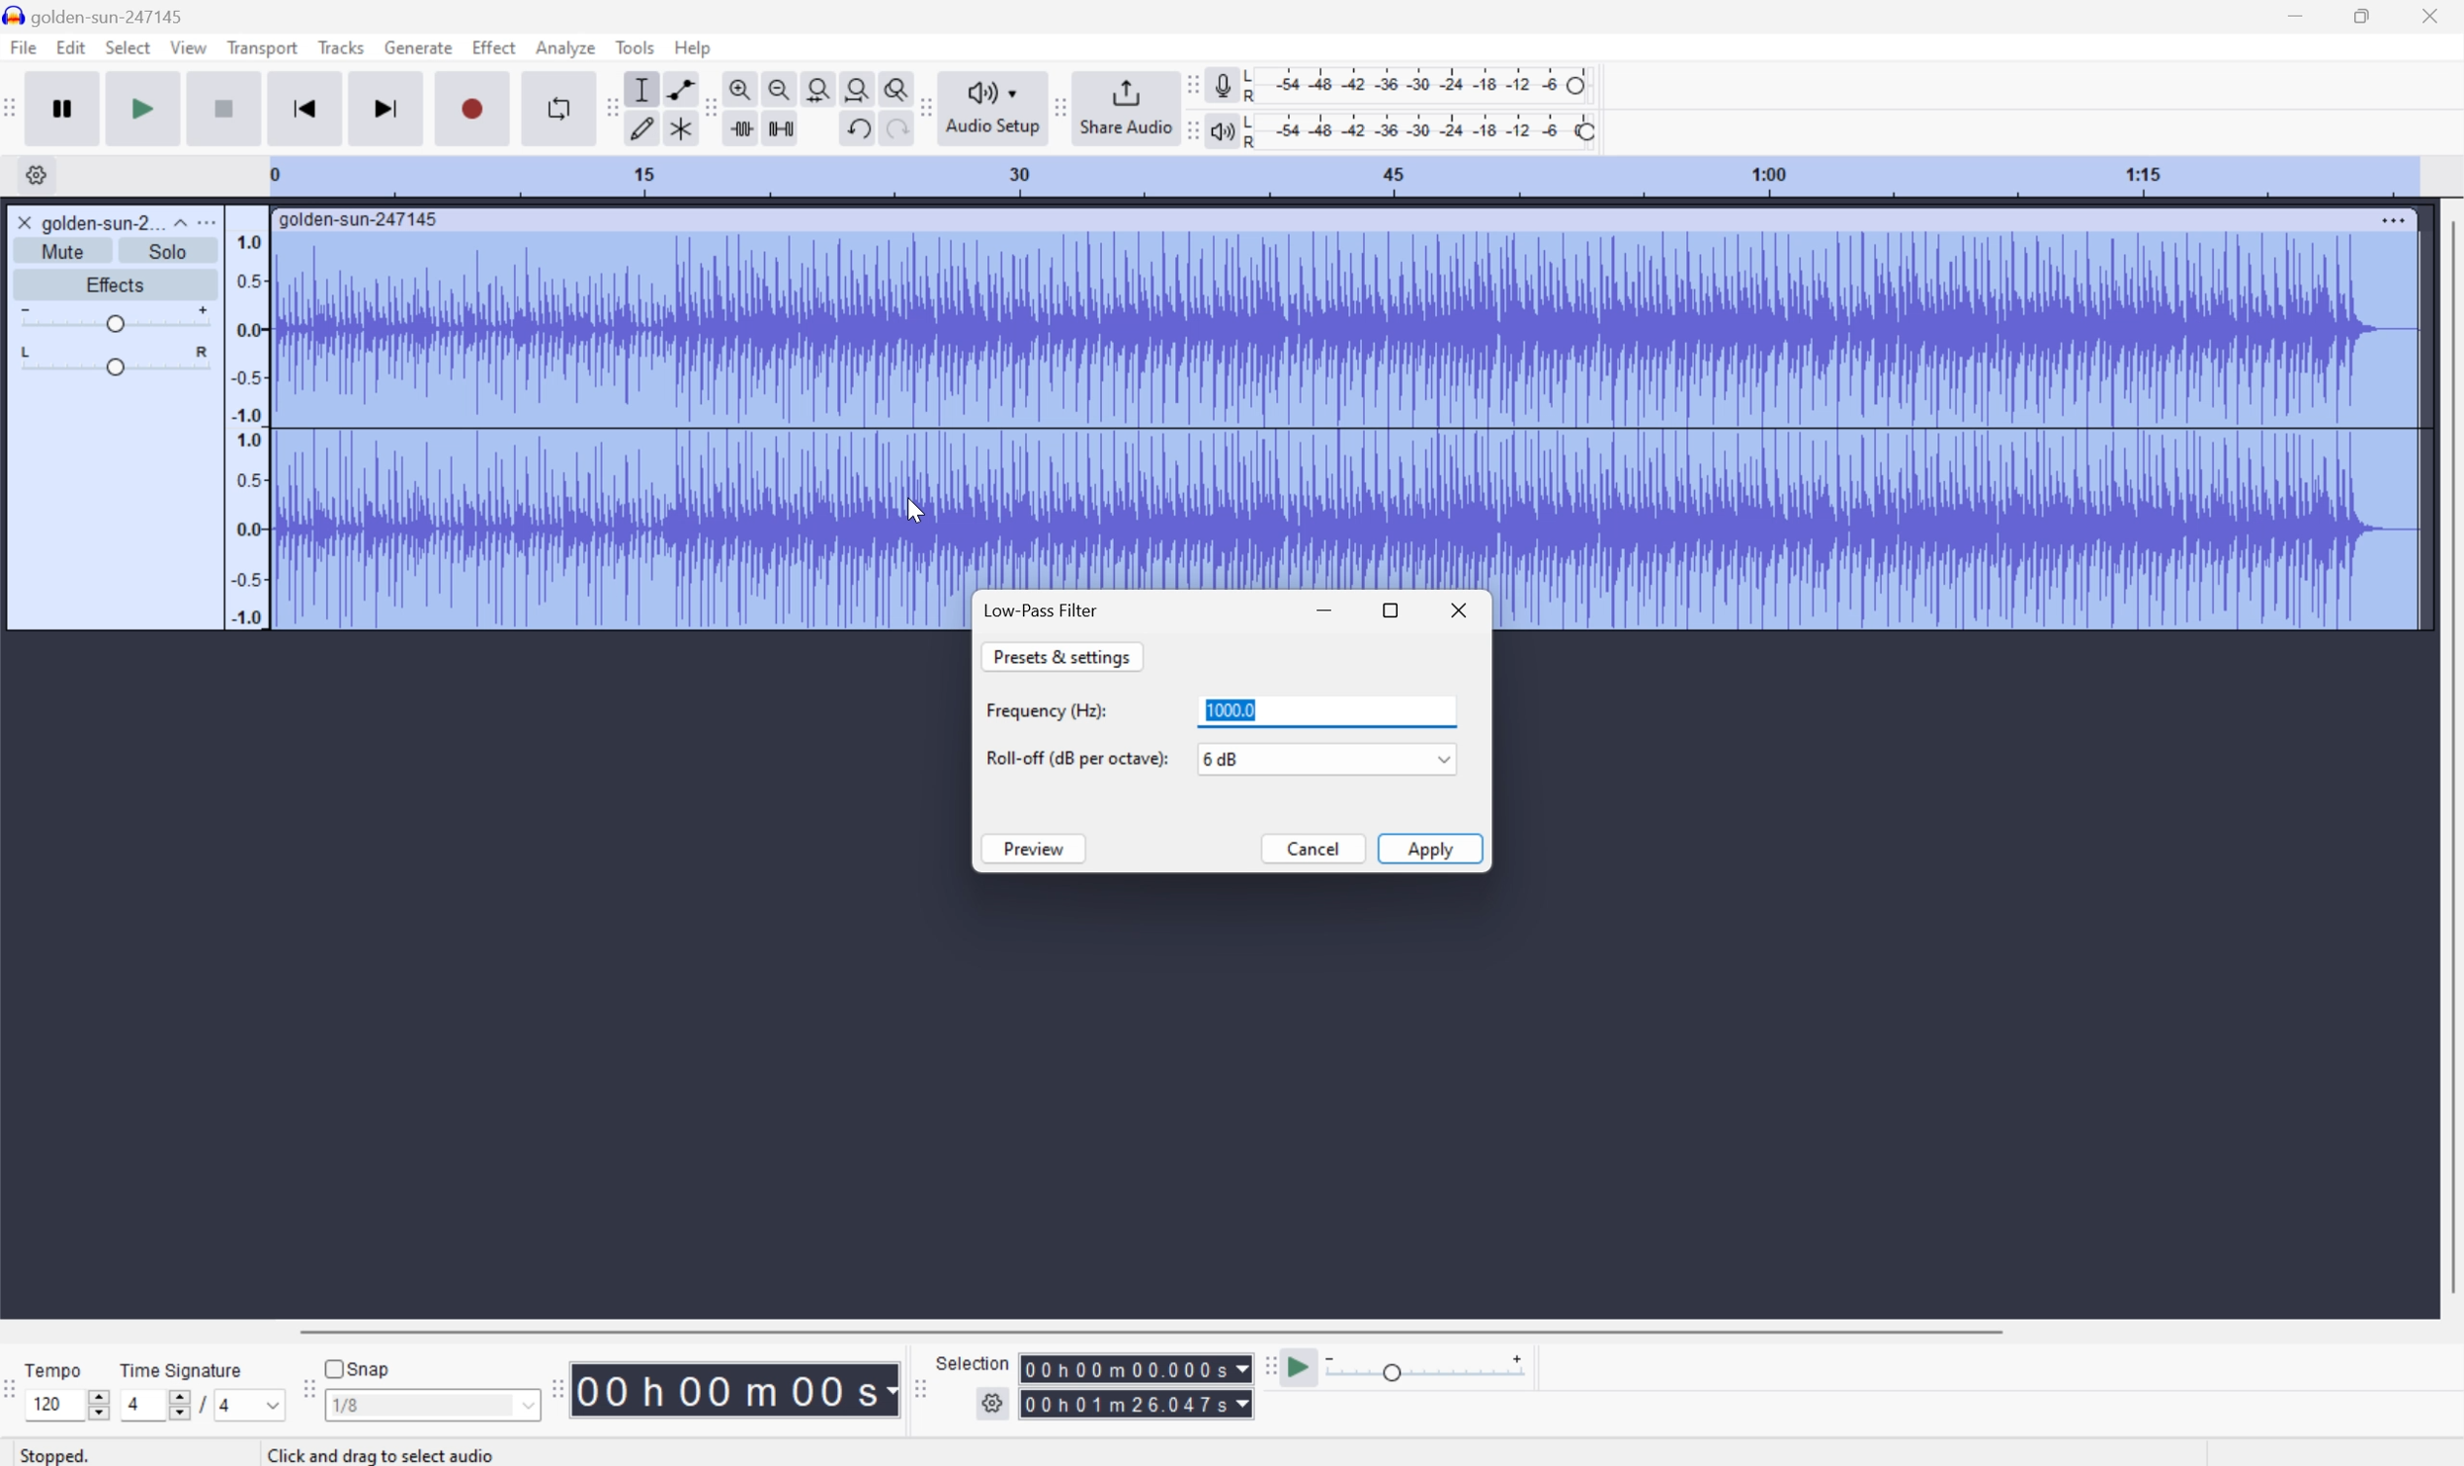 This screenshot has width=2464, height=1466. Describe the element at coordinates (264, 48) in the screenshot. I see `Transport` at that location.